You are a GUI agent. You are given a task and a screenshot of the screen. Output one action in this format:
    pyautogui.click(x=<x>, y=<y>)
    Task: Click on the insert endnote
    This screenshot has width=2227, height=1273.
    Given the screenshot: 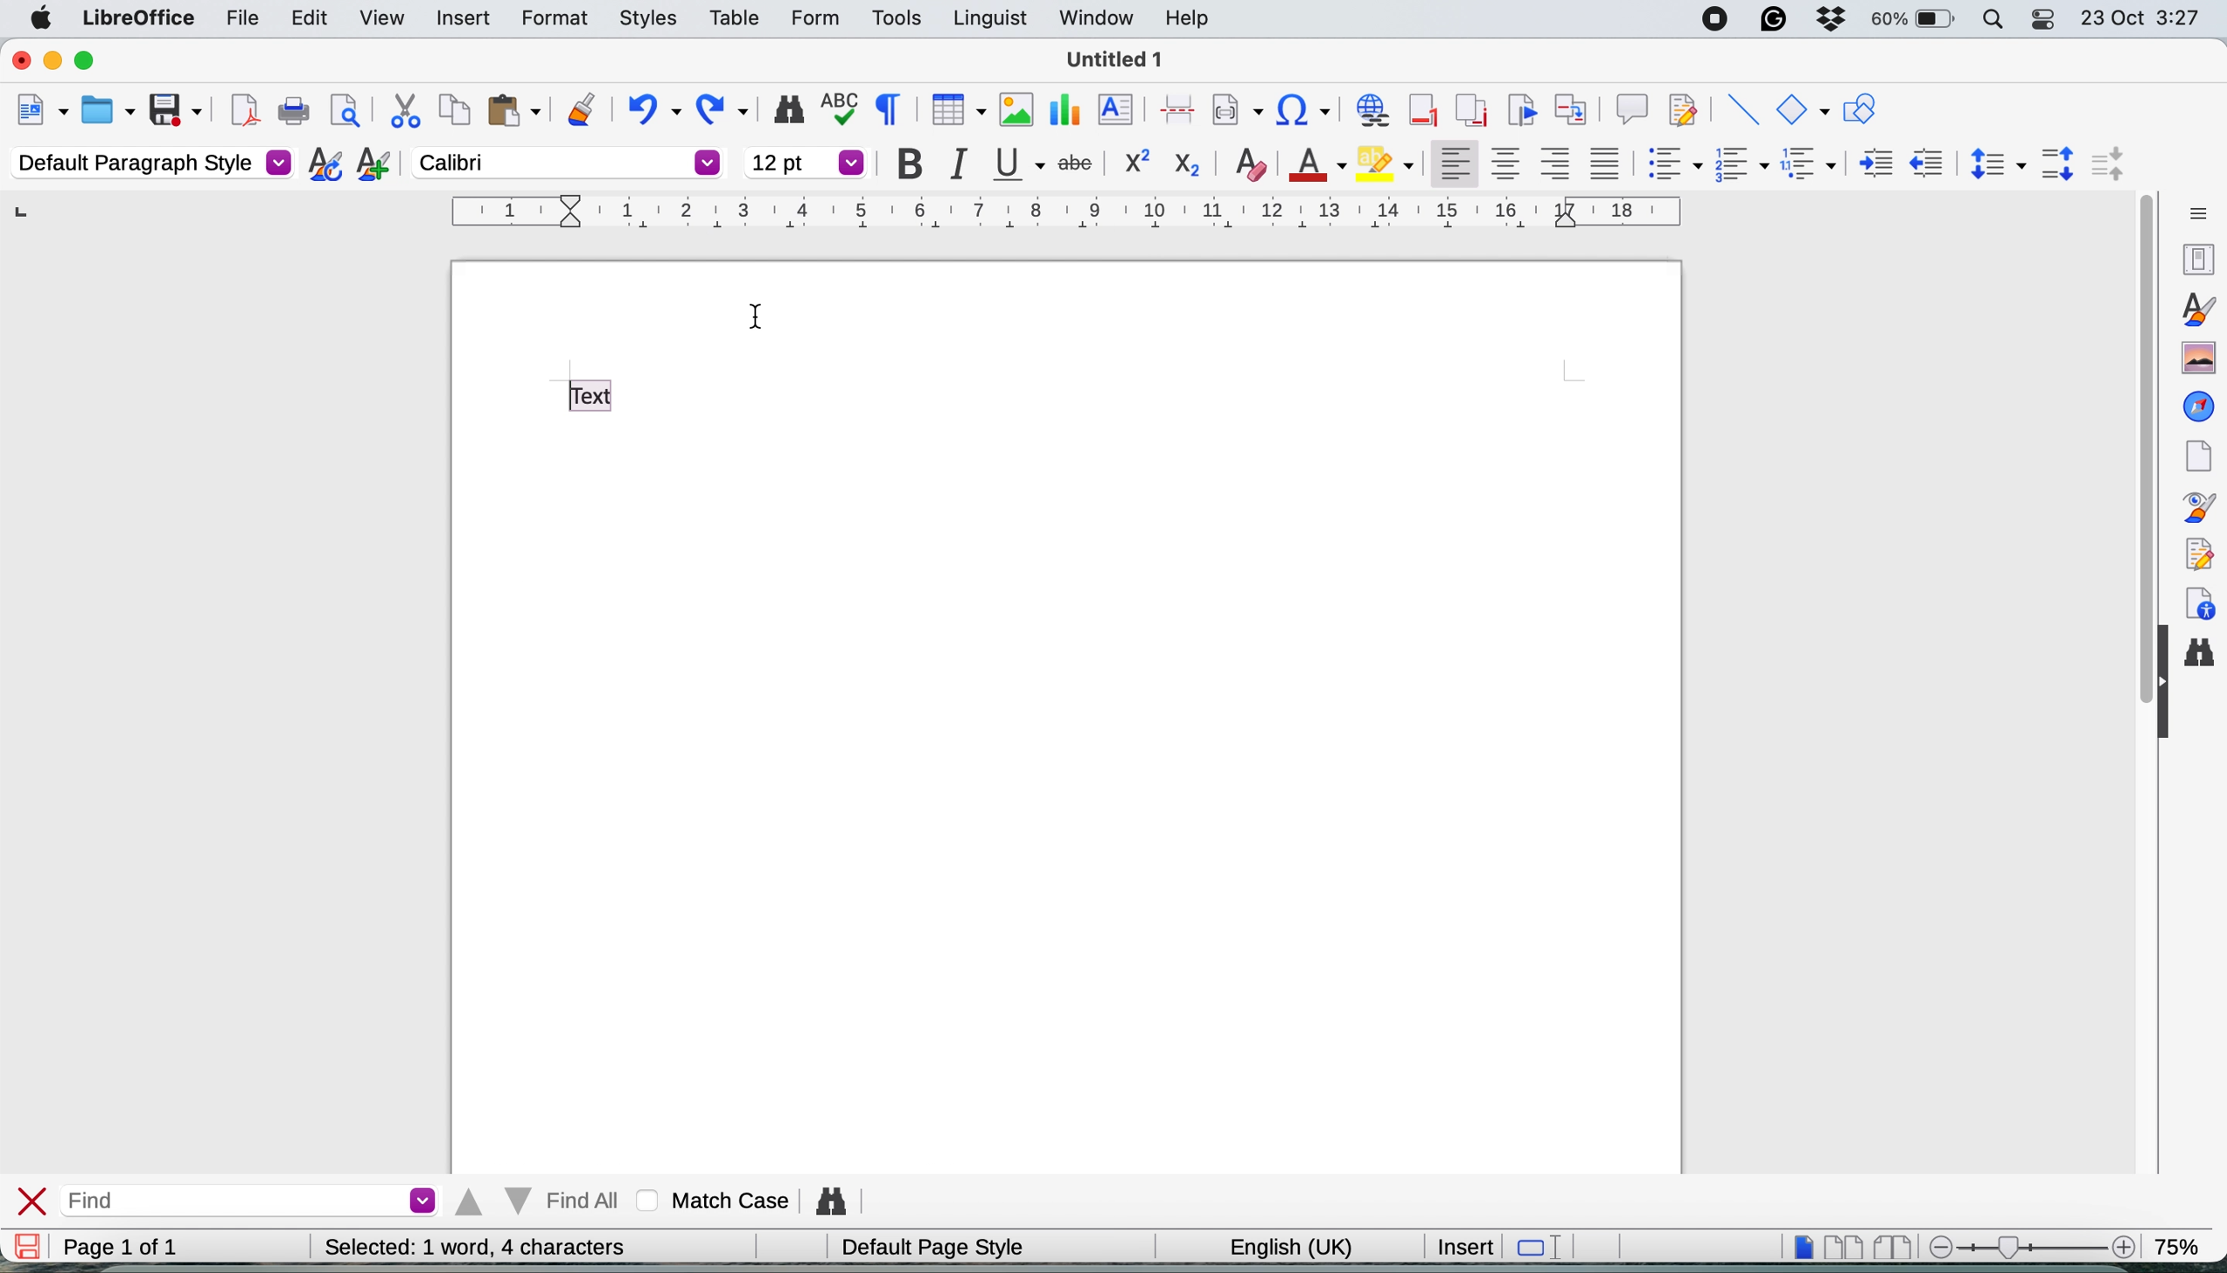 What is the action you would take?
    pyautogui.click(x=1467, y=112)
    